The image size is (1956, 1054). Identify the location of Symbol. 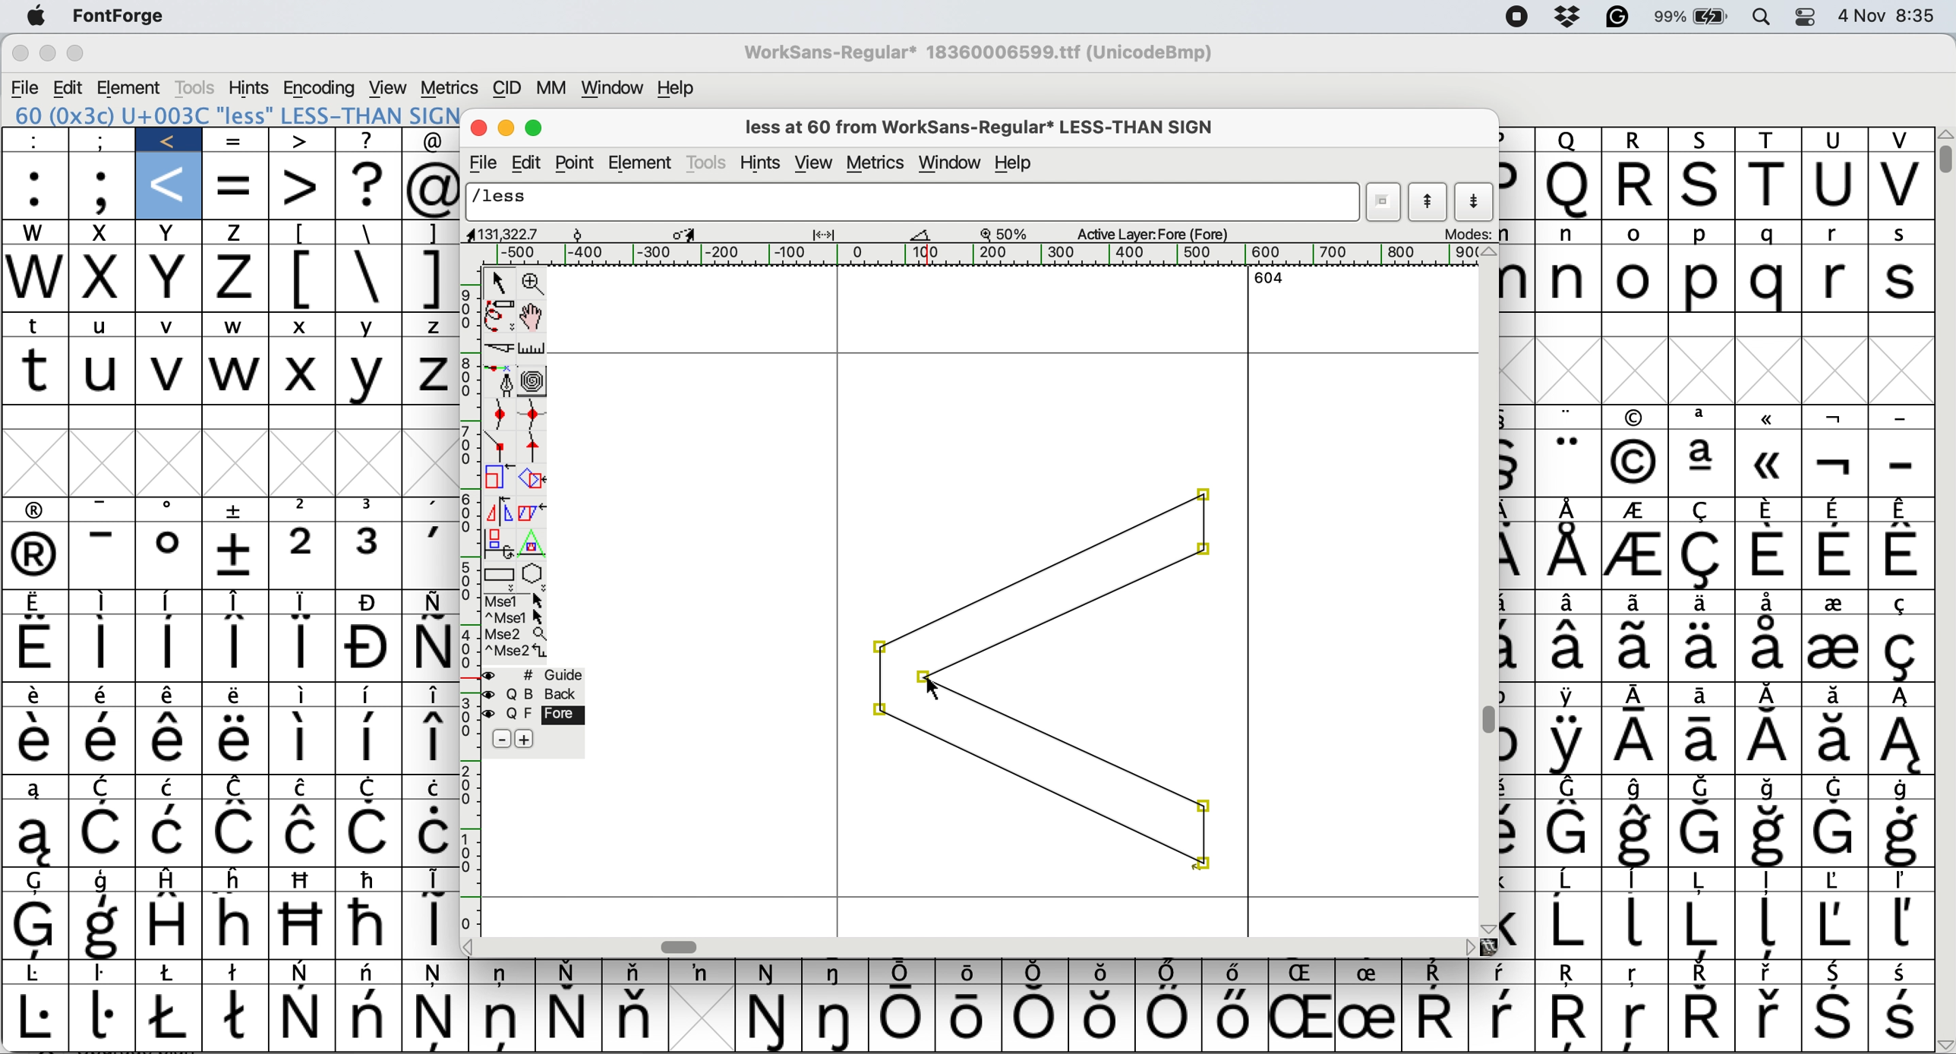
(102, 741).